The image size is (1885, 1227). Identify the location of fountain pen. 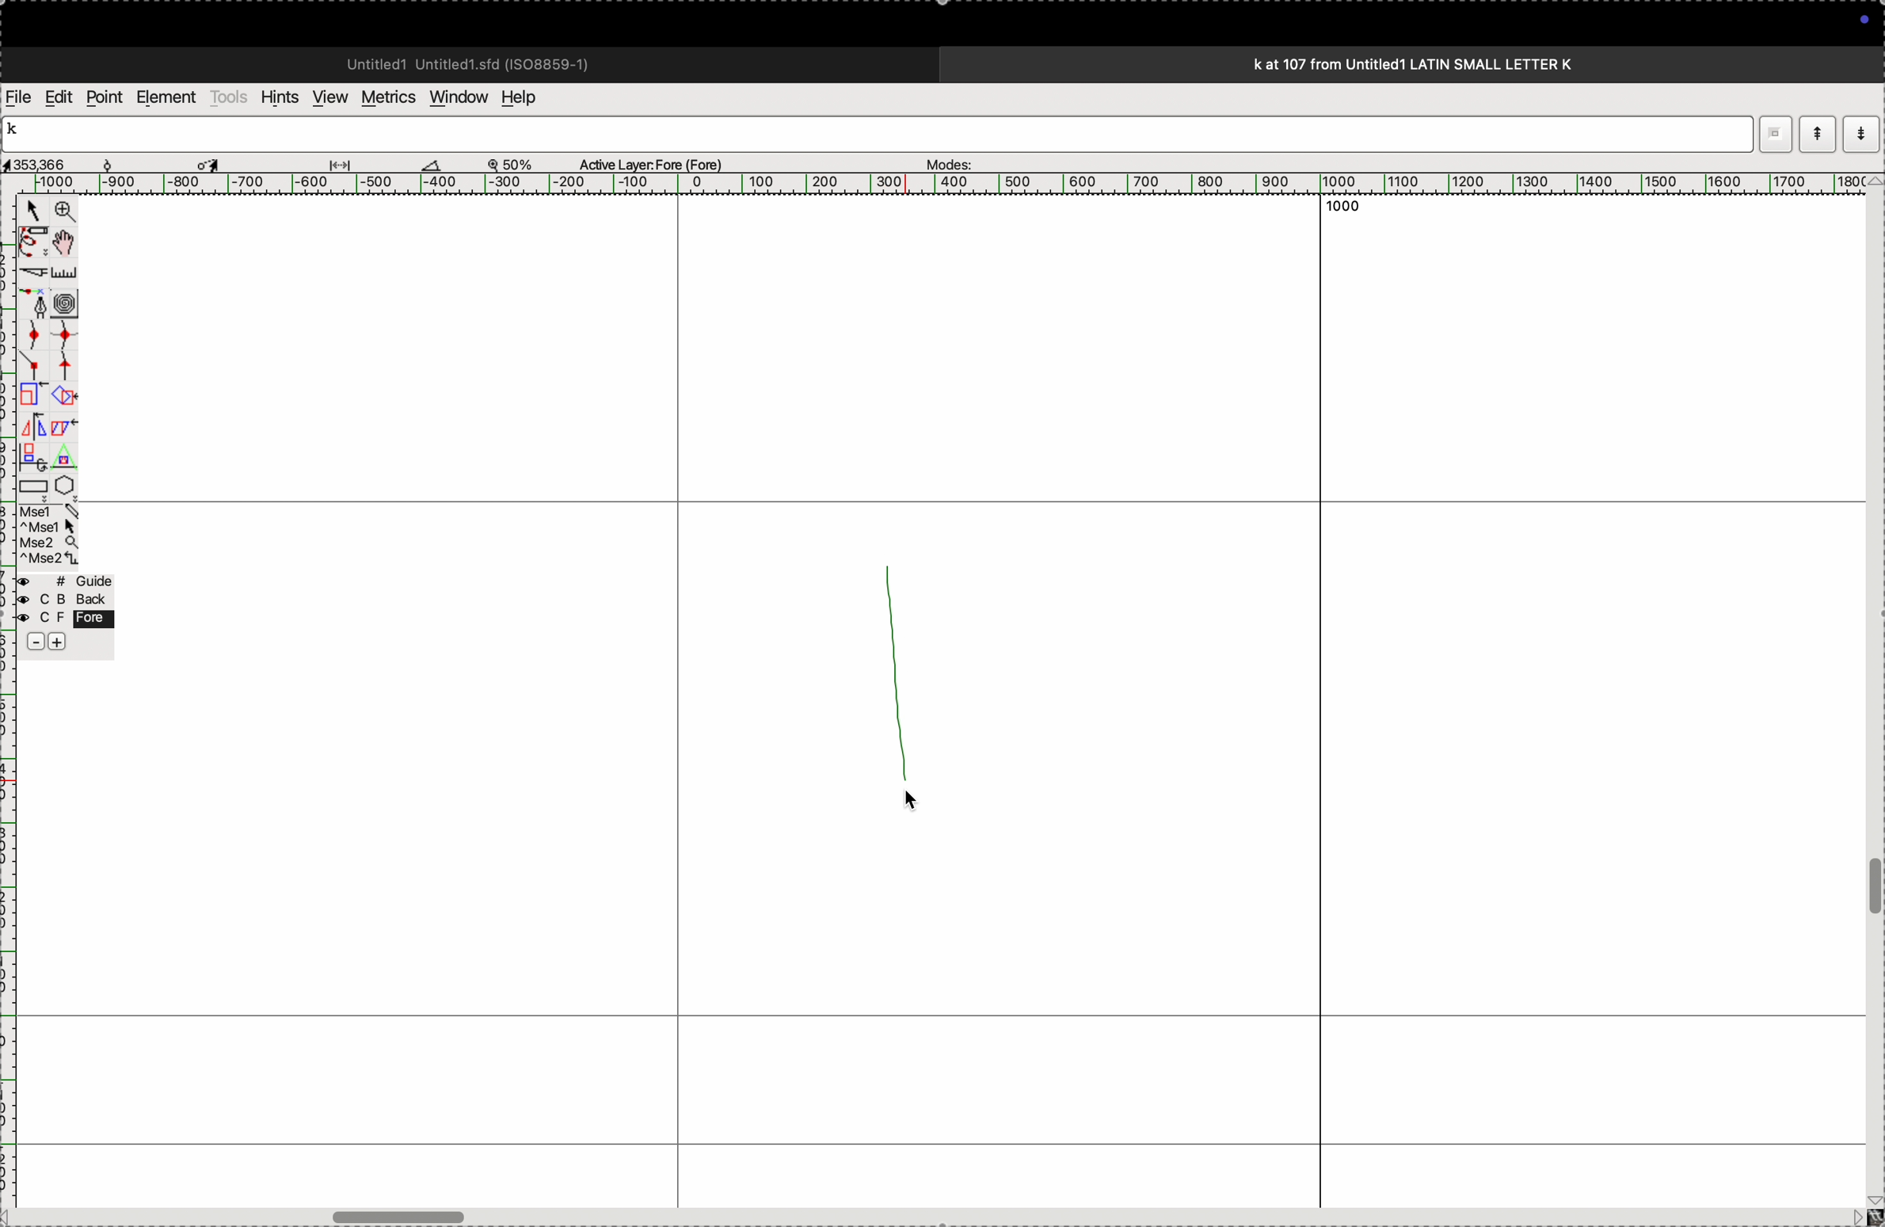
(38, 303).